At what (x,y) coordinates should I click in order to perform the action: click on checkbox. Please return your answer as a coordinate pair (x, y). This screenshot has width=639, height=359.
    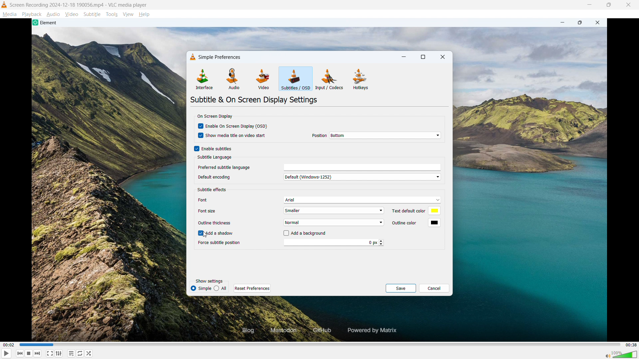
    Looking at the image, I should click on (285, 233).